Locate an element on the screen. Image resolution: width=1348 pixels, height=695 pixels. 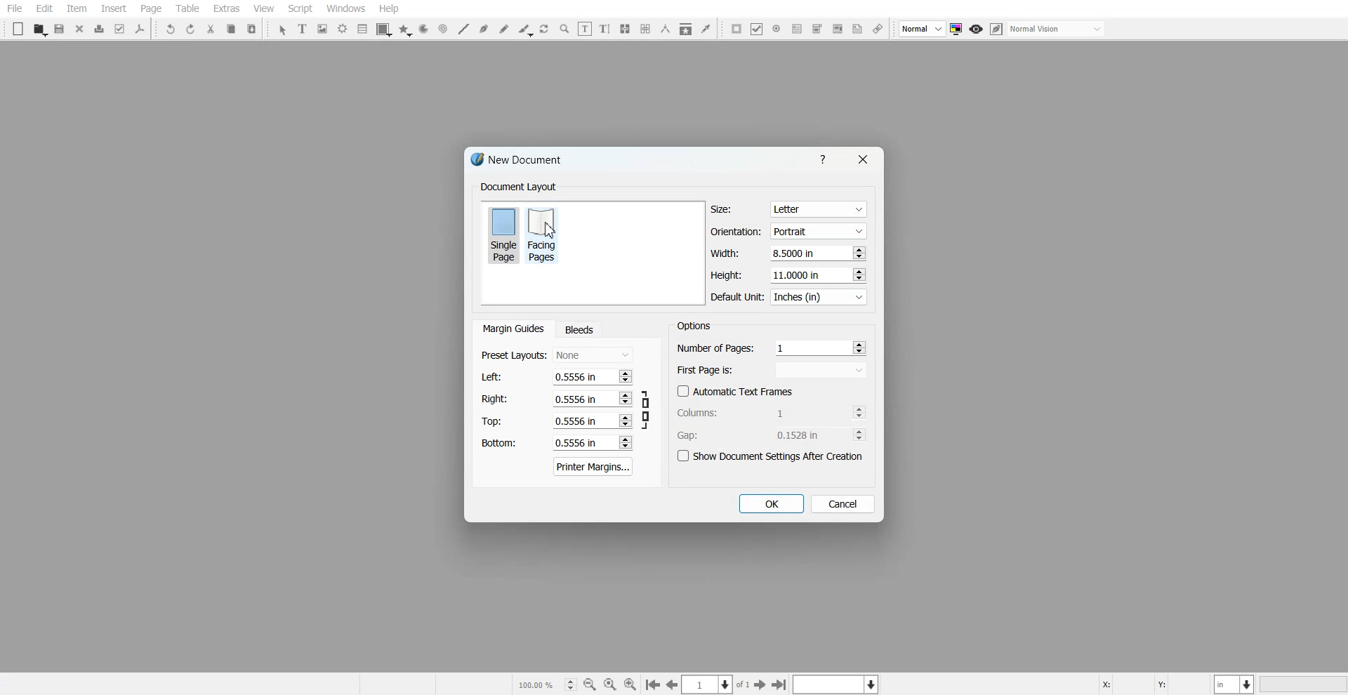
PDF List Box is located at coordinates (837, 29).